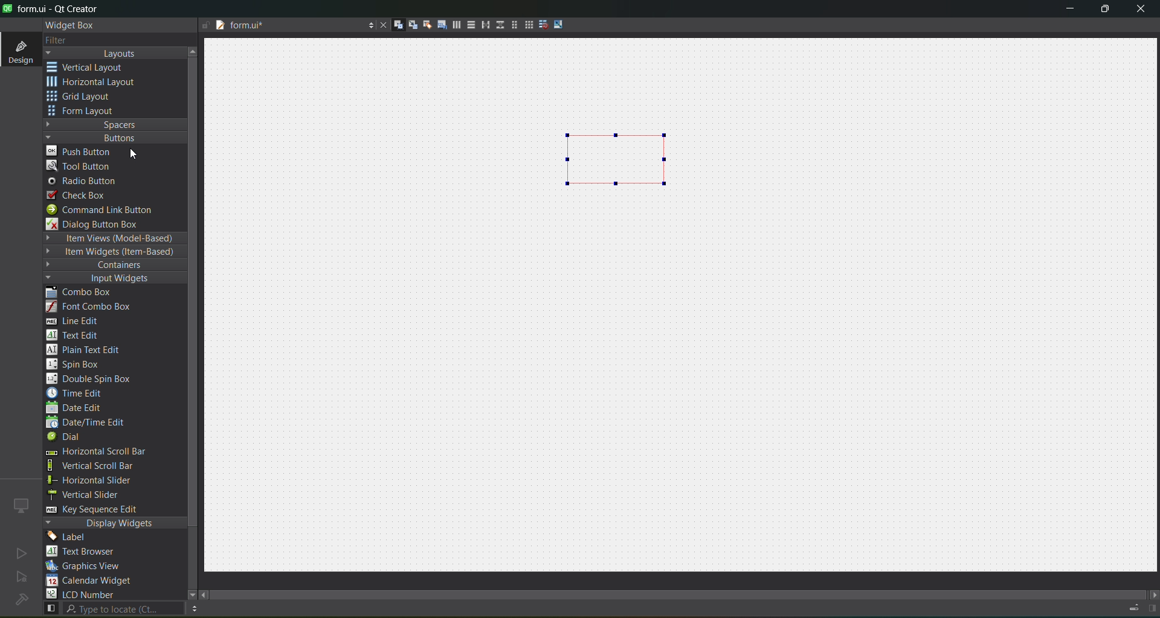  I want to click on combo box, so click(88, 293).